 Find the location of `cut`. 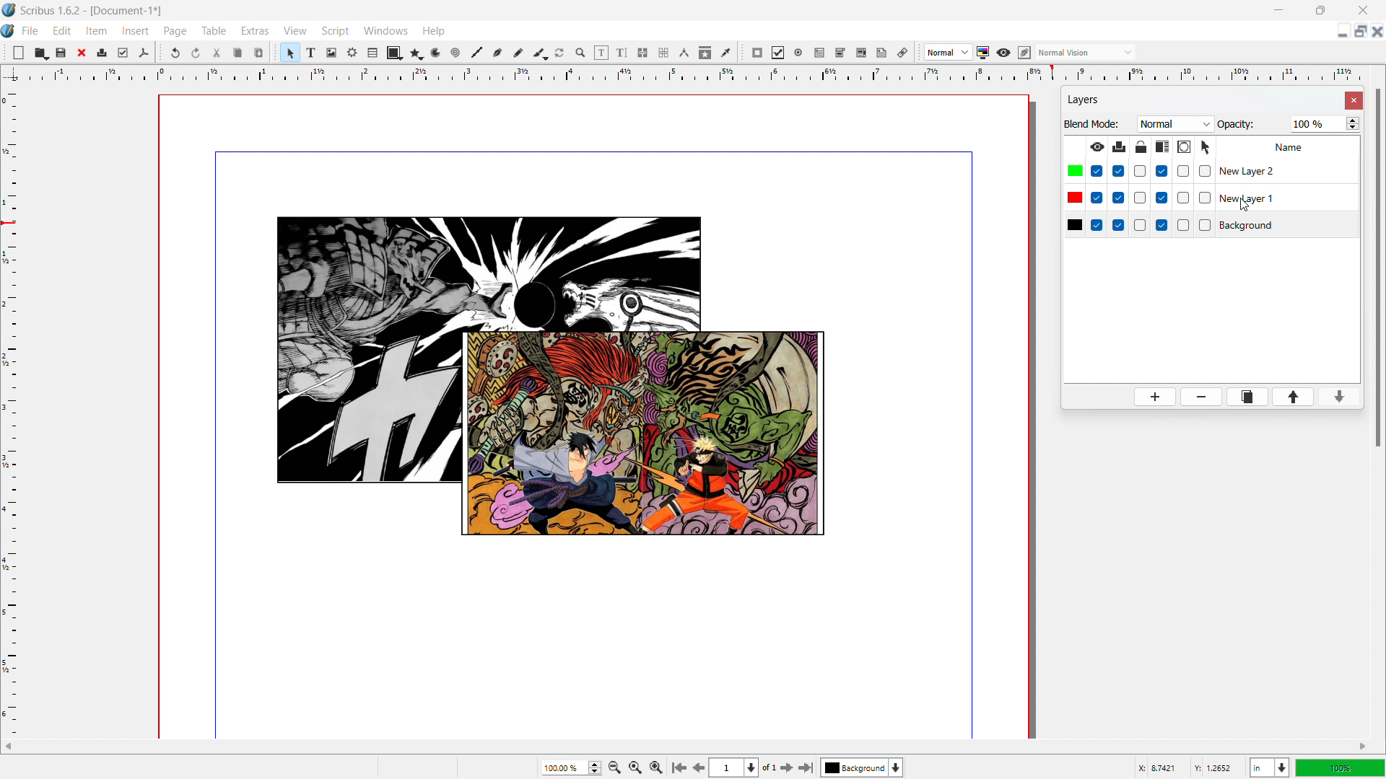

cut is located at coordinates (216, 53).